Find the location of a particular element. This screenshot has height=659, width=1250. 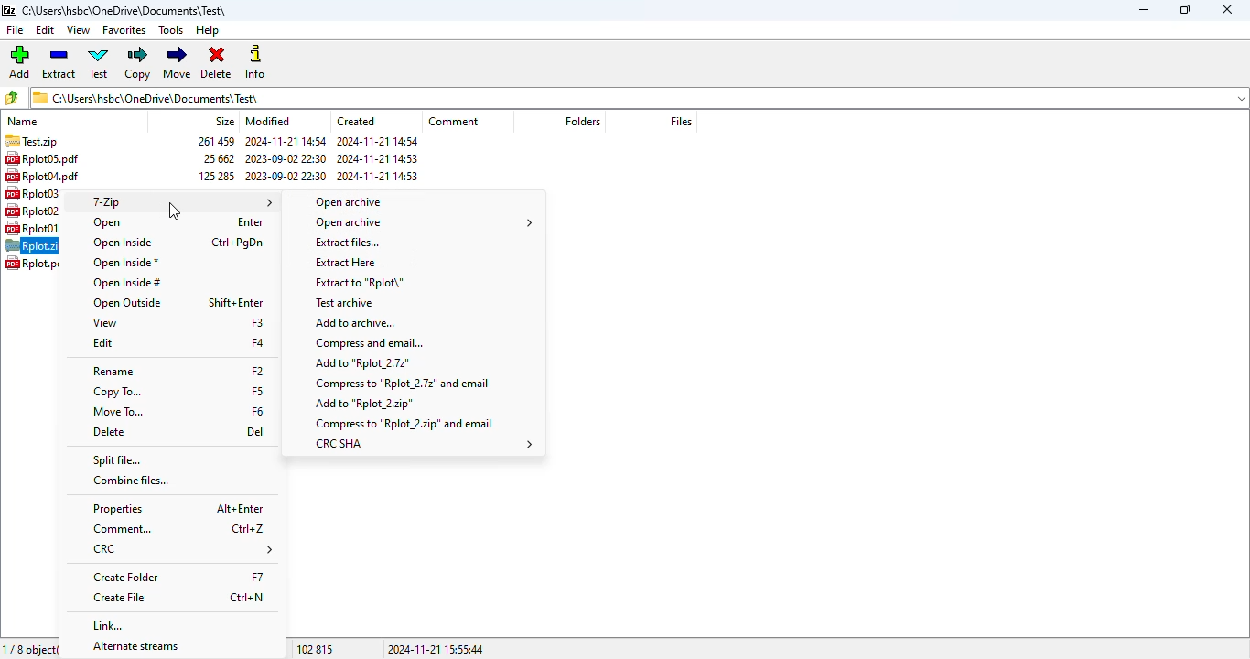

help is located at coordinates (208, 30).